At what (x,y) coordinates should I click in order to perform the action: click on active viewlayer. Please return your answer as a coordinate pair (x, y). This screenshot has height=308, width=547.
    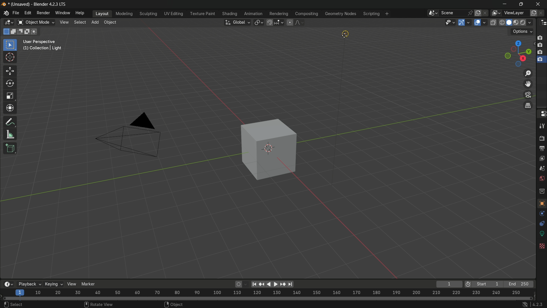
    Looking at the image, I should click on (495, 13).